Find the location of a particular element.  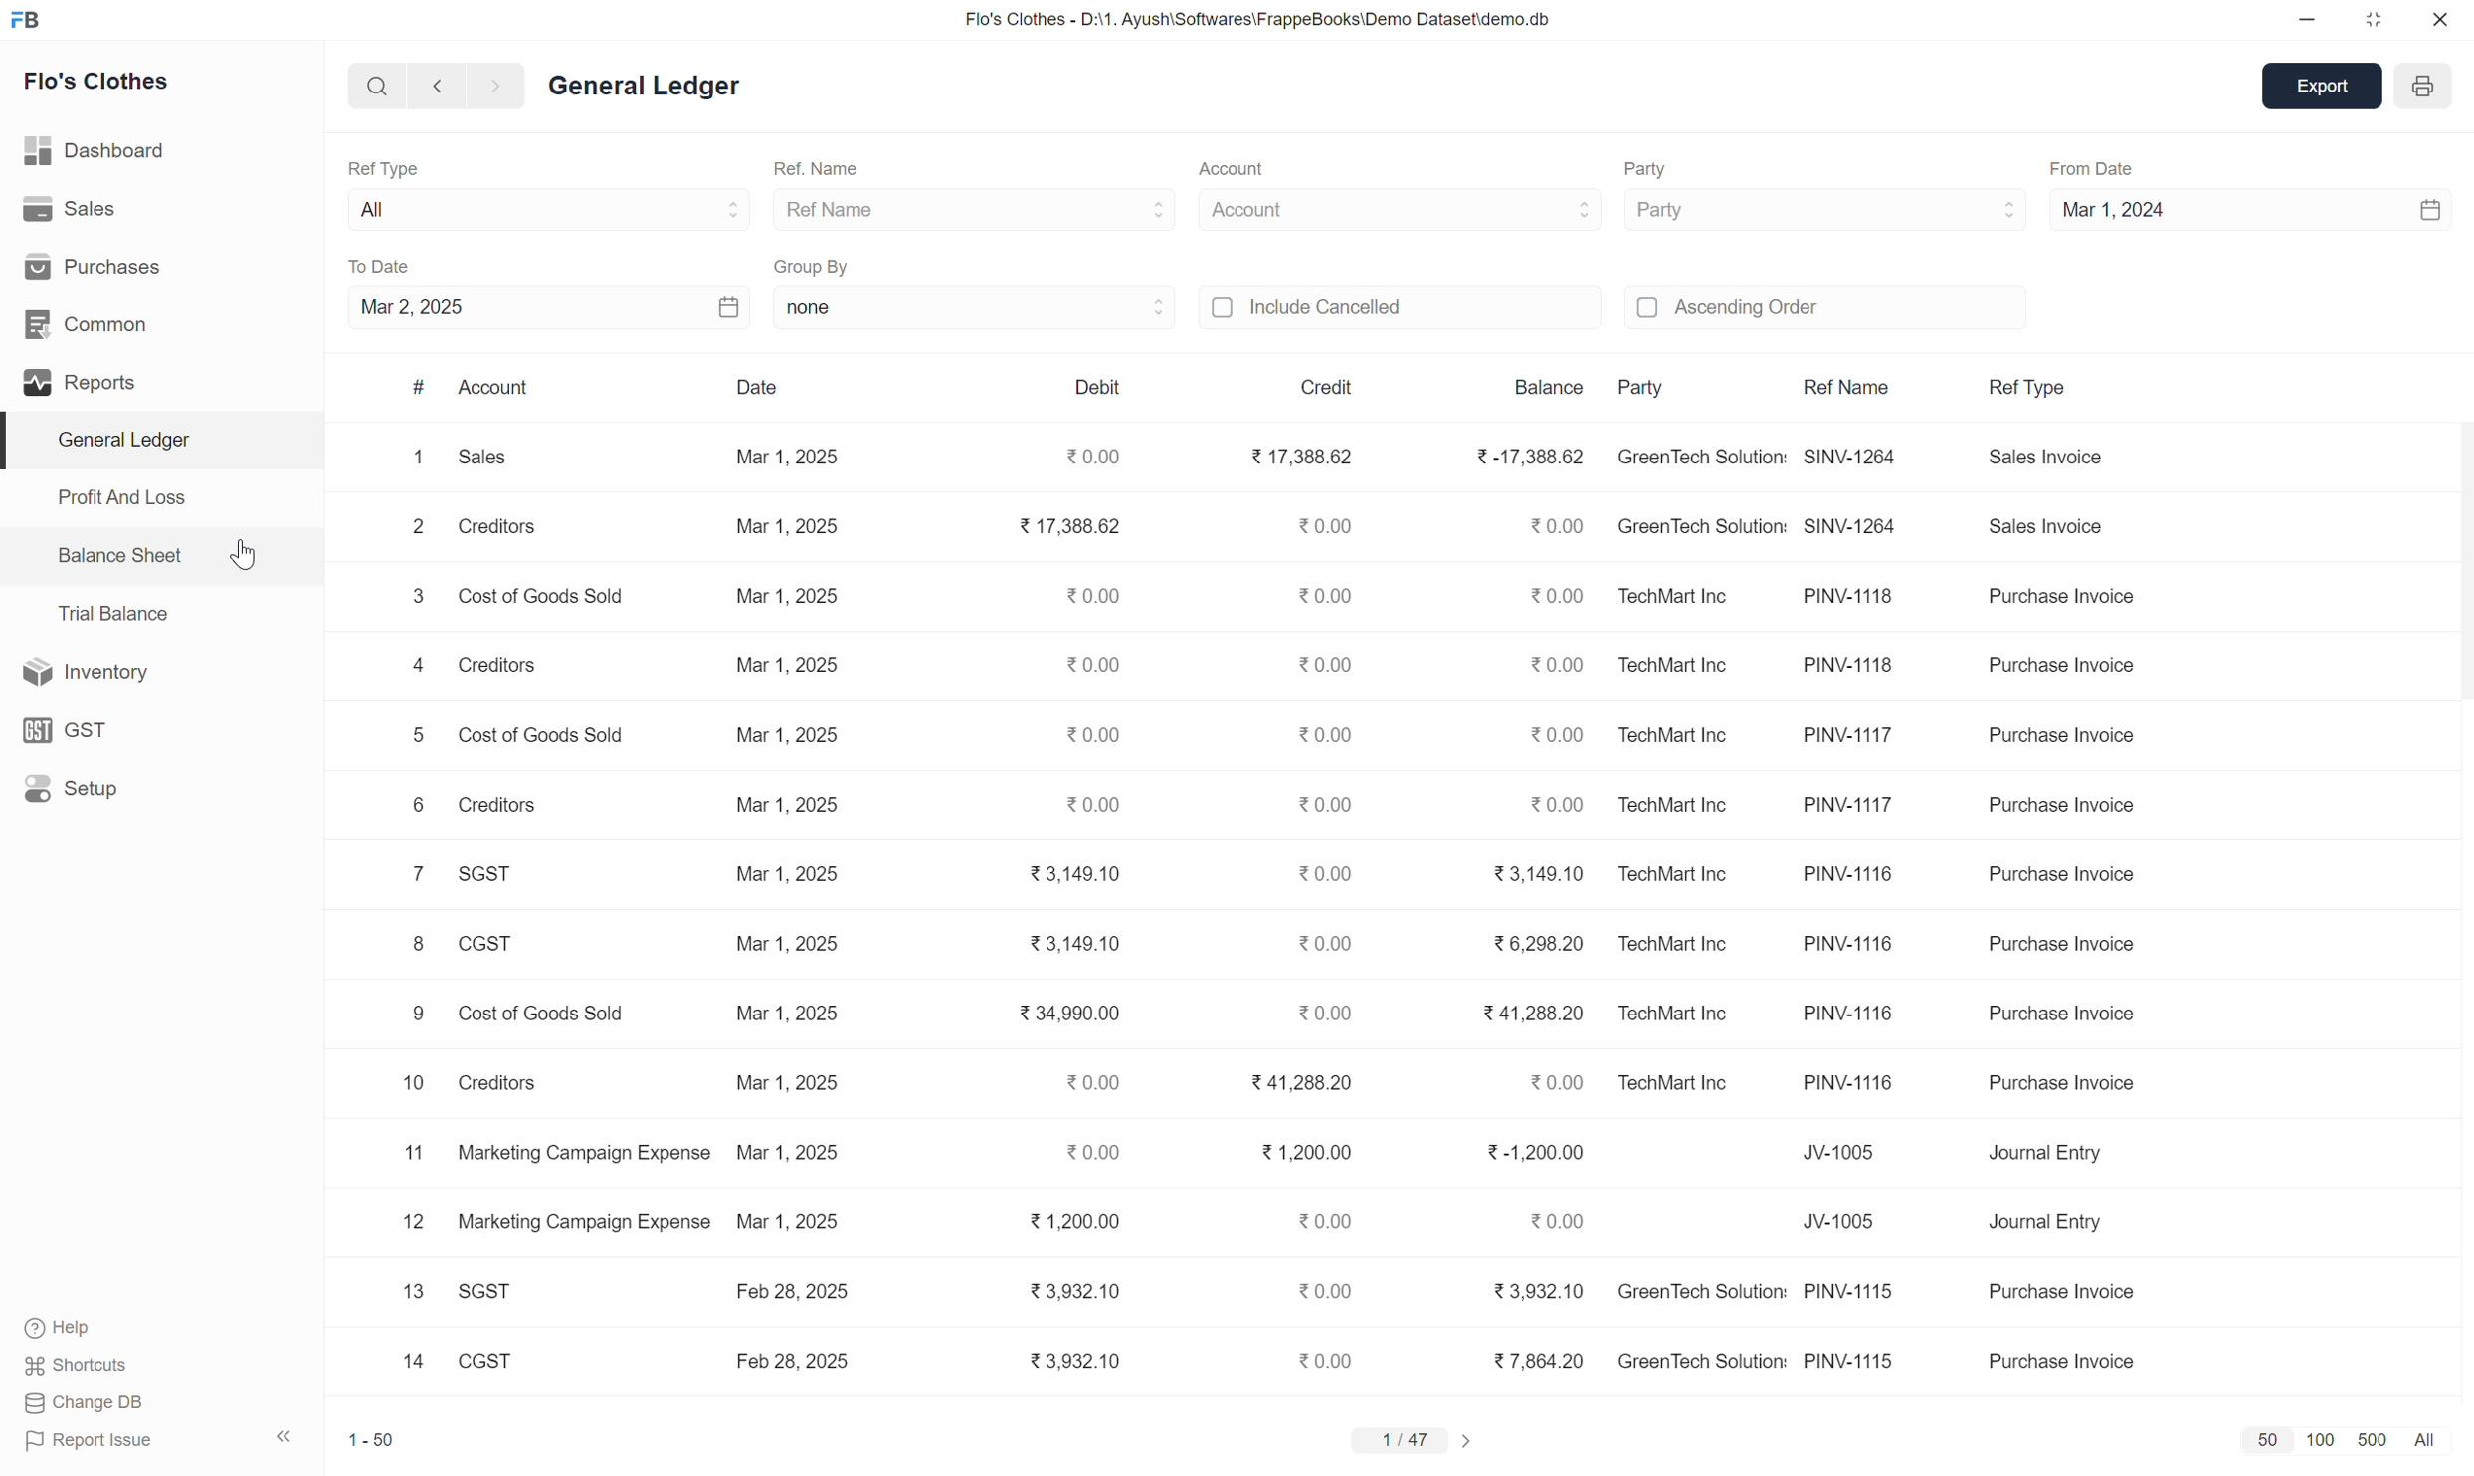

7 is located at coordinates (419, 872).